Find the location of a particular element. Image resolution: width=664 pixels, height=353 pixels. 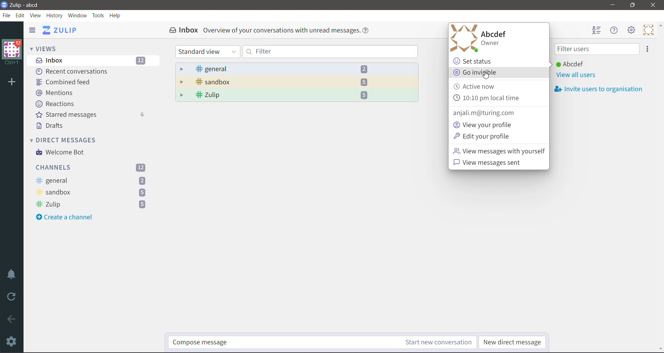

Minimize is located at coordinates (612, 4).